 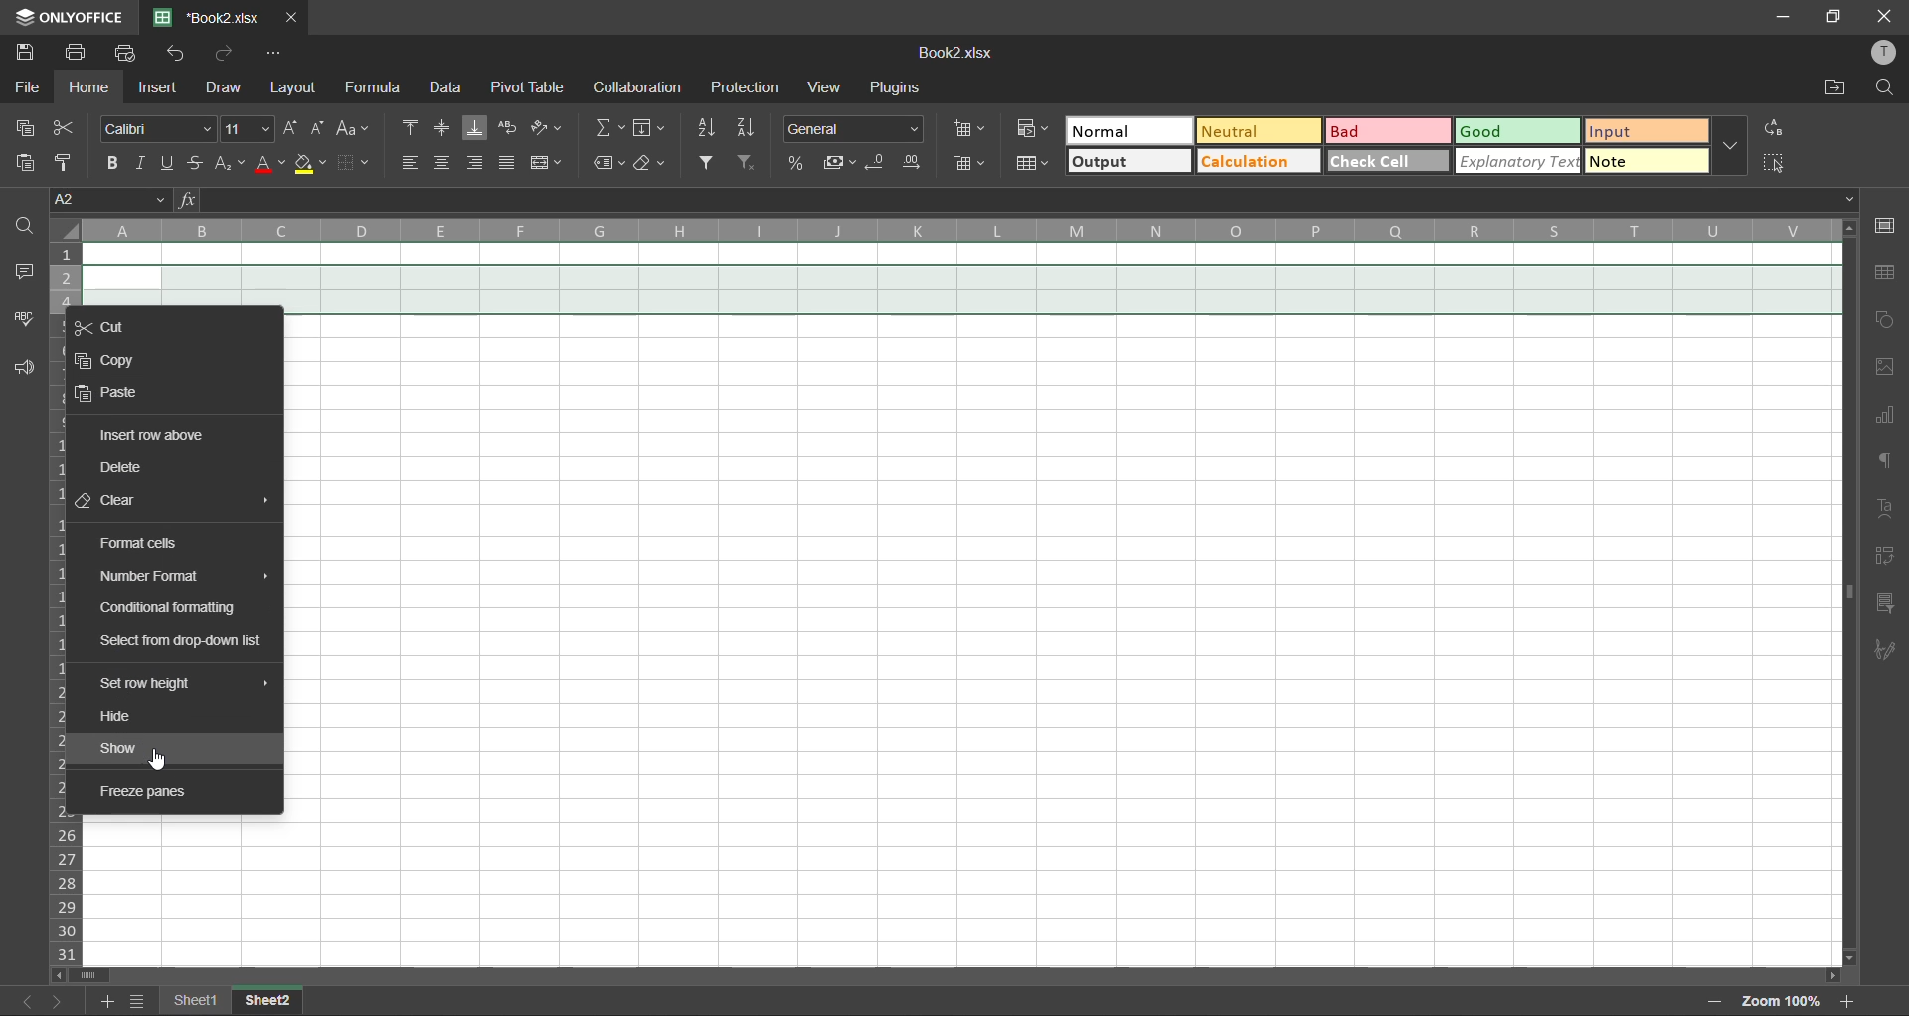 I want to click on zoom out, so click(x=1710, y=1003).